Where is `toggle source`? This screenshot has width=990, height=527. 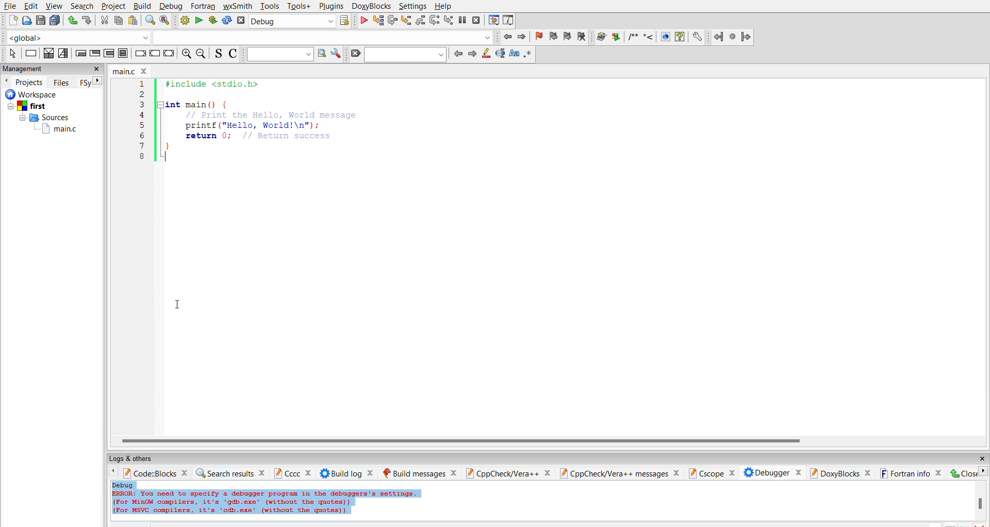
toggle source is located at coordinates (219, 55).